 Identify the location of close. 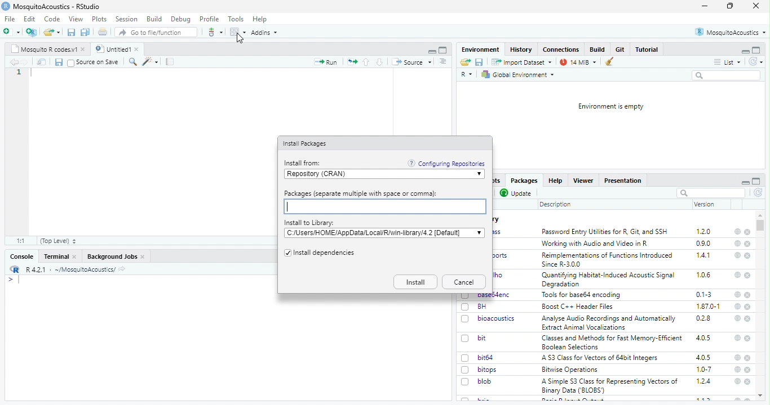
(748, 276).